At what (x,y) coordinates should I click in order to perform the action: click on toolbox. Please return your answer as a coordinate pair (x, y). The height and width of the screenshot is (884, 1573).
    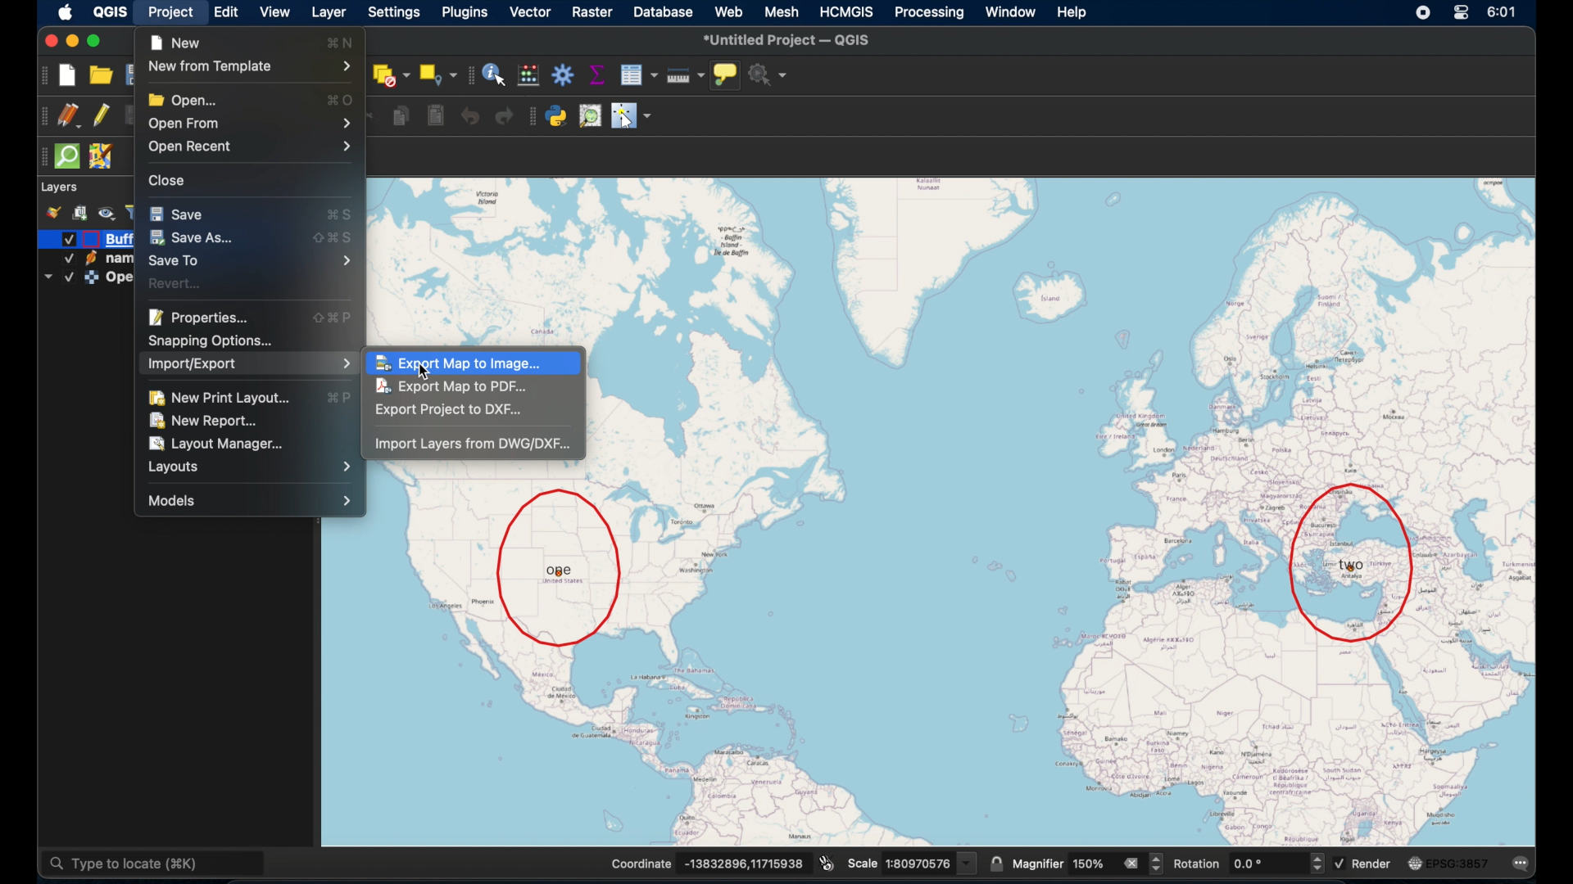
    Looking at the image, I should click on (564, 77).